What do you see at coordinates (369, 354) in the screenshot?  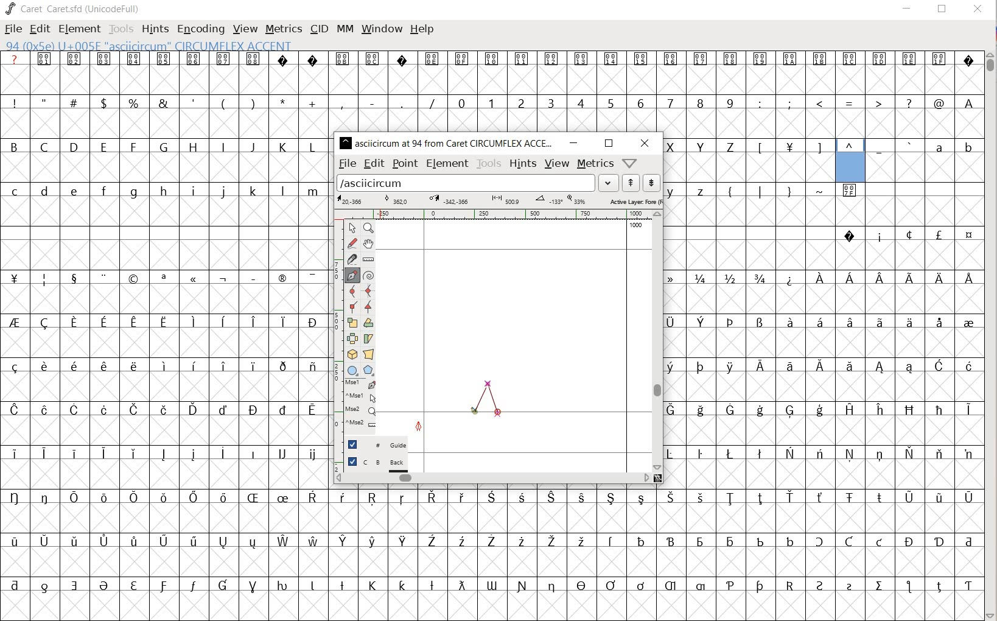 I see `perform a perspective transformation on the selection` at bounding box center [369, 354].